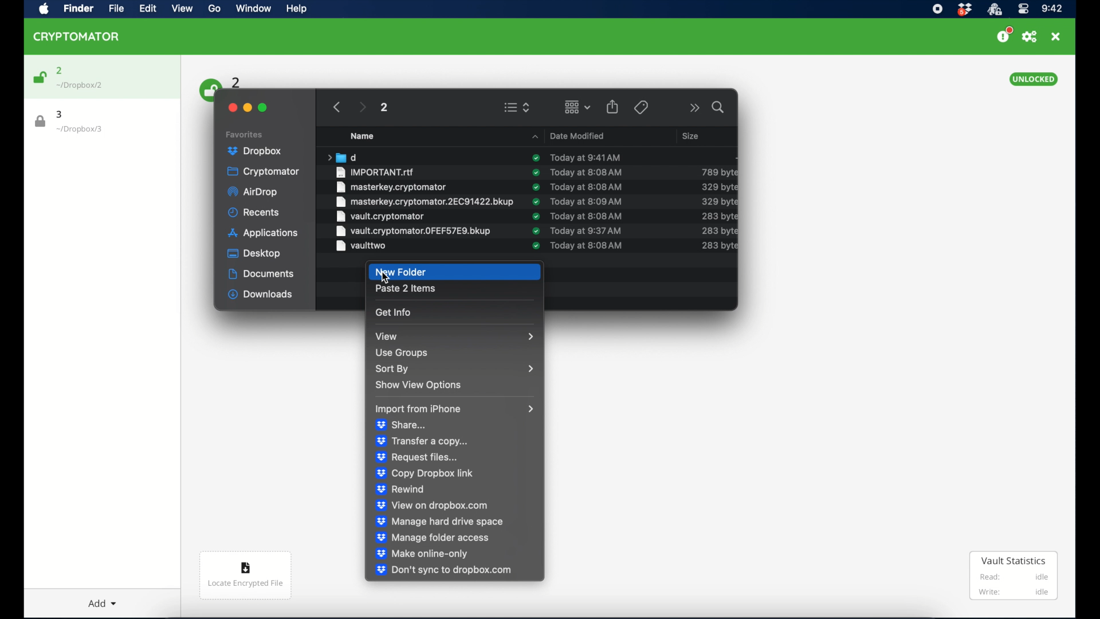 The height and width of the screenshot is (619, 1100). I want to click on cryptomator icon, so click(994, 10).